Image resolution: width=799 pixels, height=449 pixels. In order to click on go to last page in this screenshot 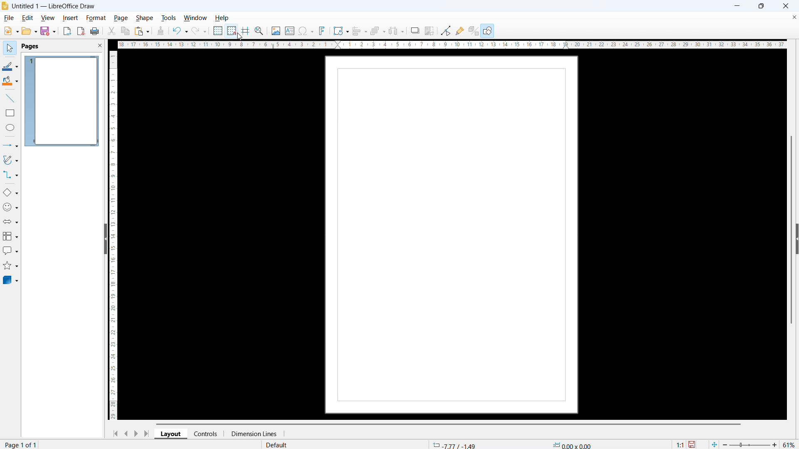, I will do `click(146, 434)`.